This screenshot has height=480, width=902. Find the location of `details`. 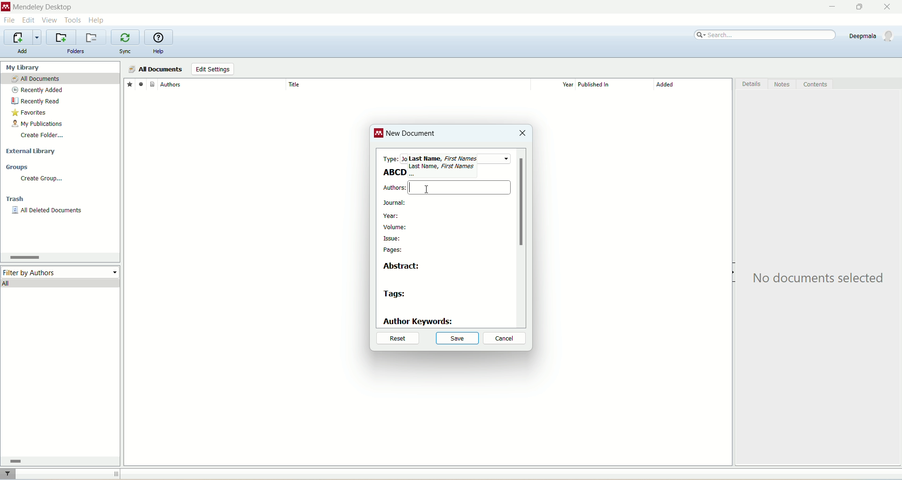

details is located at coordinates (752, 85).